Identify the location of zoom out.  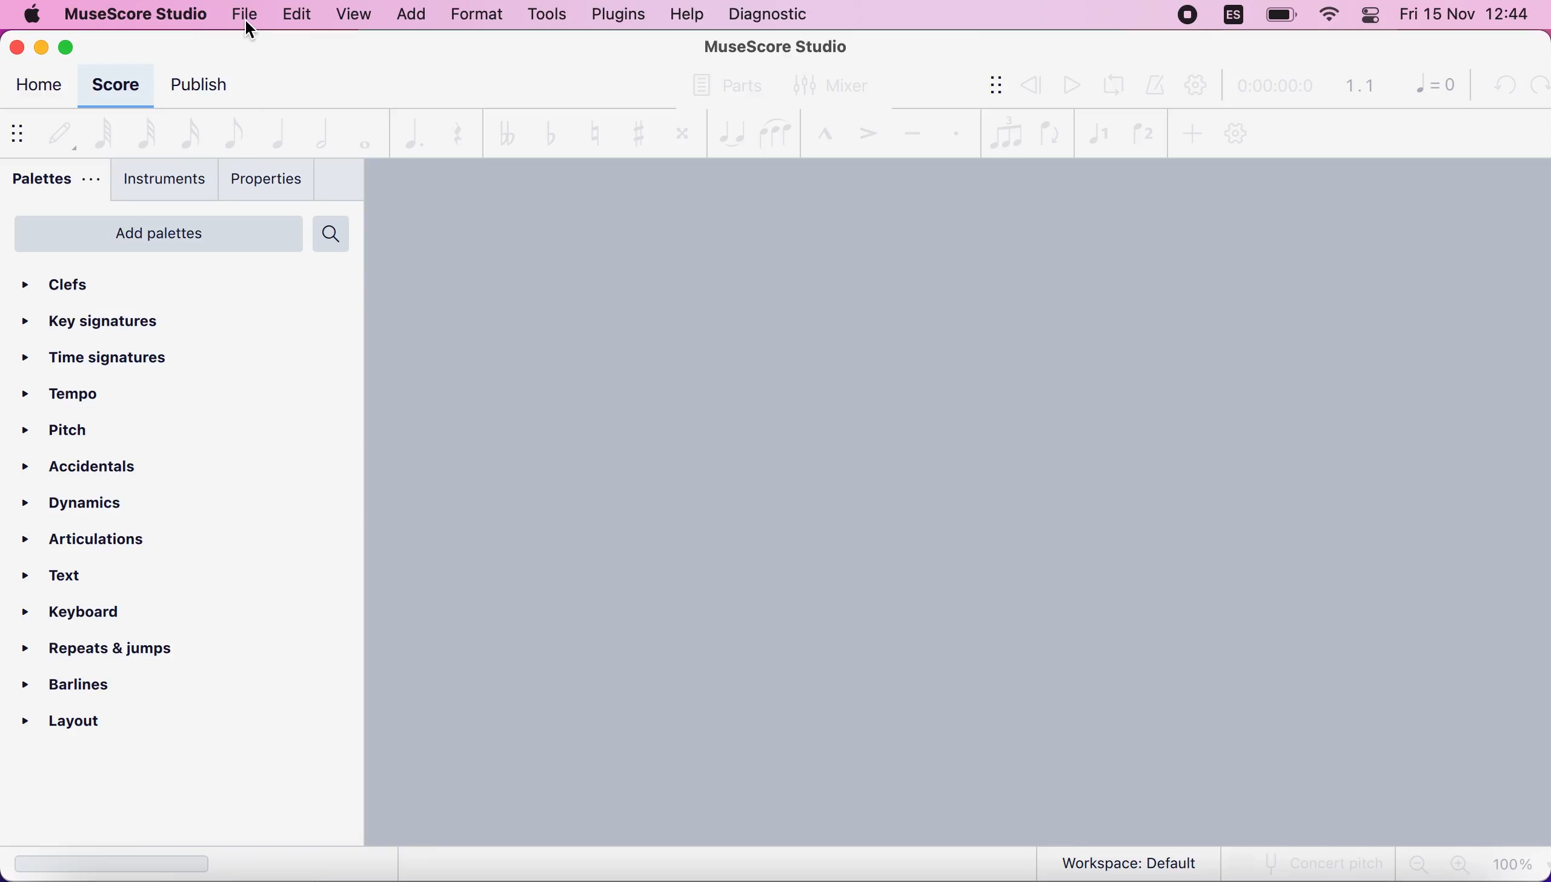
(1417, 864).